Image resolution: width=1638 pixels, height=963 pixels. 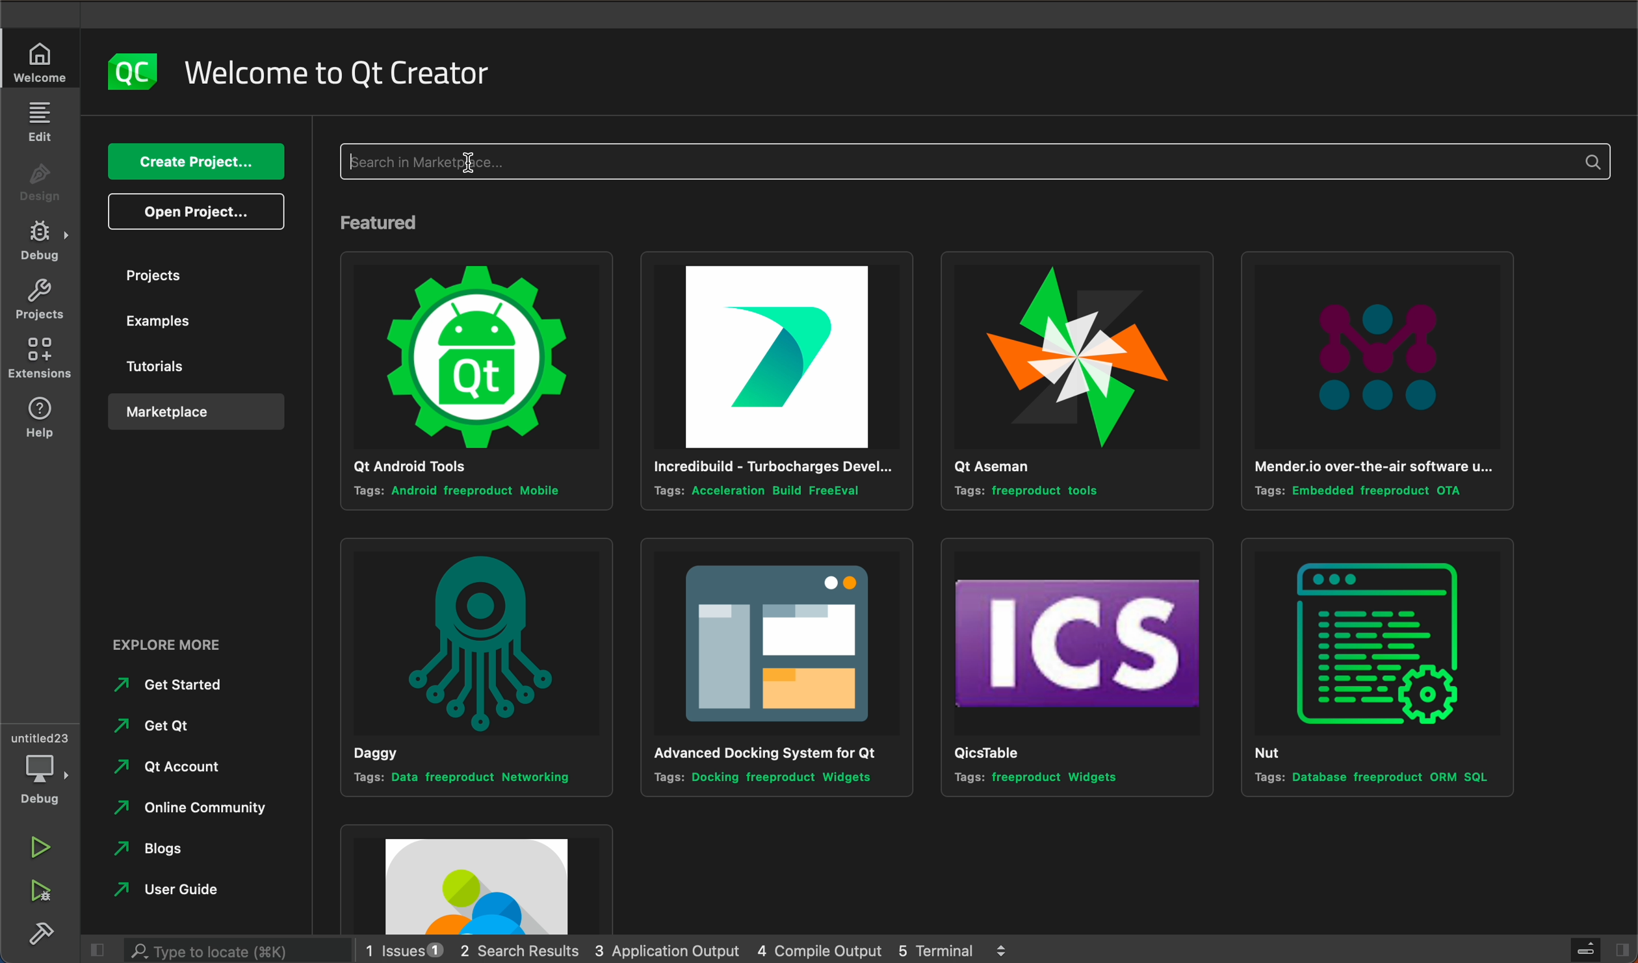 What do you see at coordinates (192, 411) in the screenshot?
I see `marketplace` at bounding box center [192, 411].